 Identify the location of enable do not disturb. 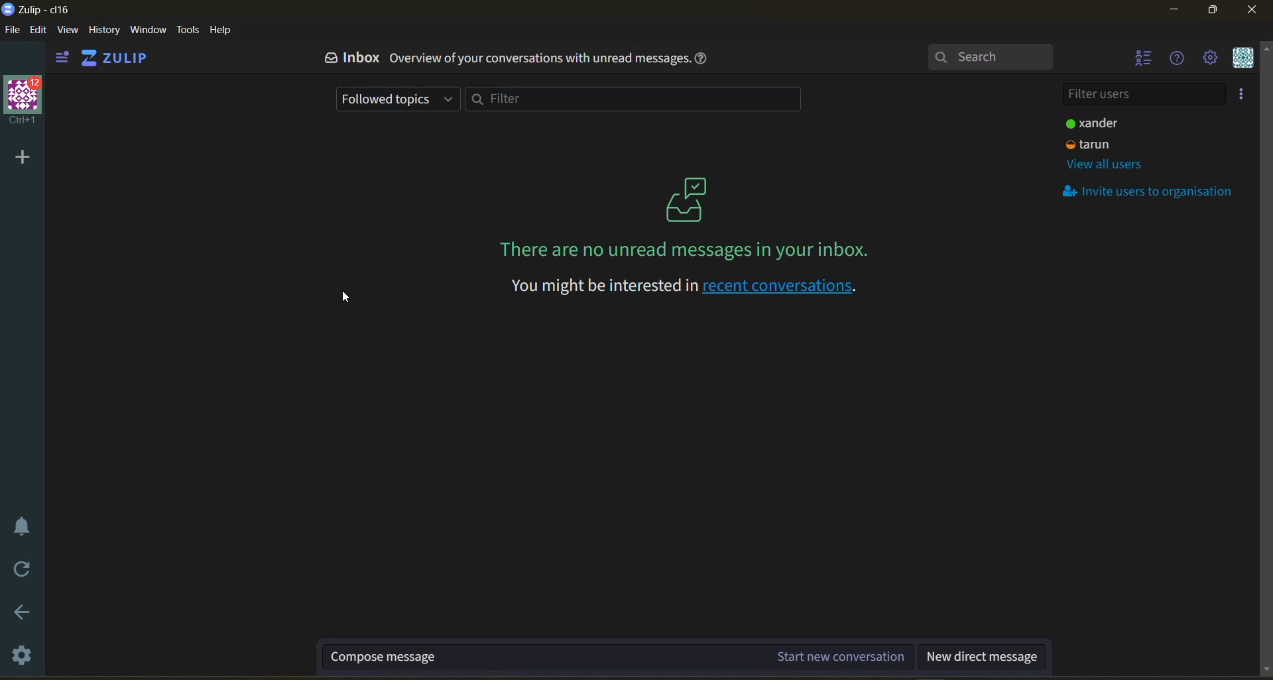
(24, 526).